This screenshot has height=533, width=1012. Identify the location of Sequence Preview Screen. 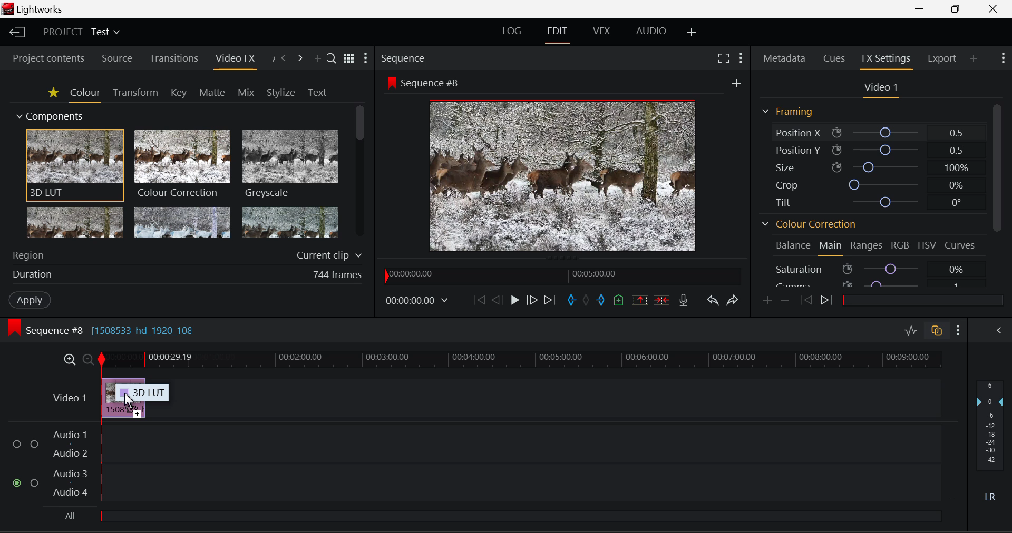
(560, 177).